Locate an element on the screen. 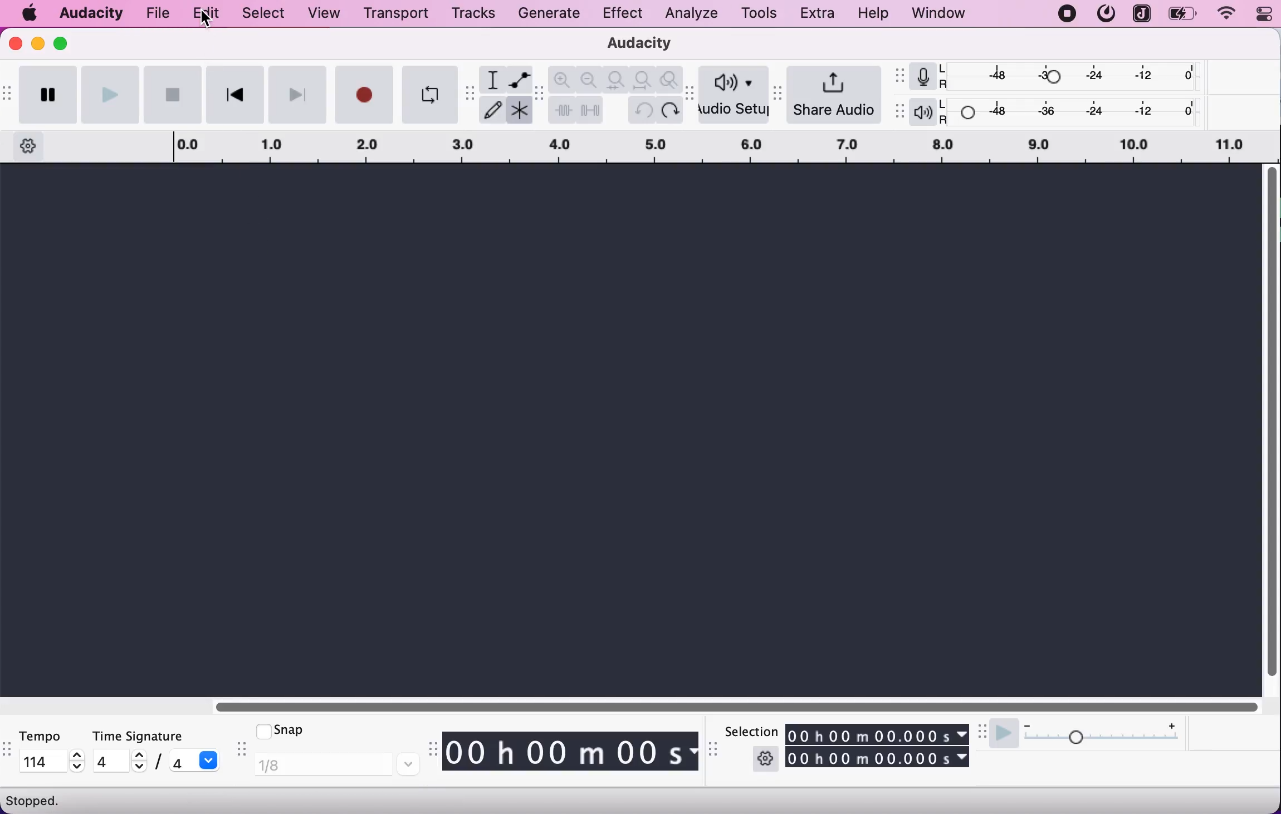  playback speed is located at coordinates (1102, 740).